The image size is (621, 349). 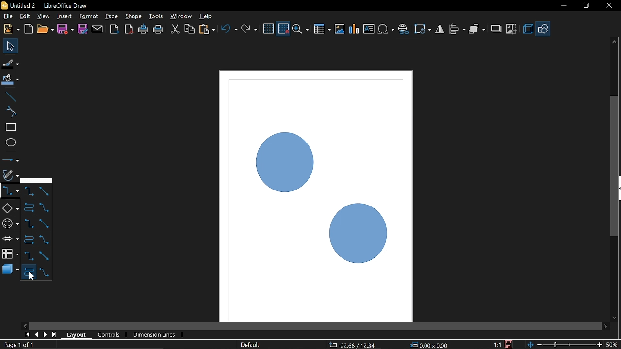 What do you see at coordinates (10, 82) in the screenshot?
I see `Fill color` at bounding box center [10, 82].